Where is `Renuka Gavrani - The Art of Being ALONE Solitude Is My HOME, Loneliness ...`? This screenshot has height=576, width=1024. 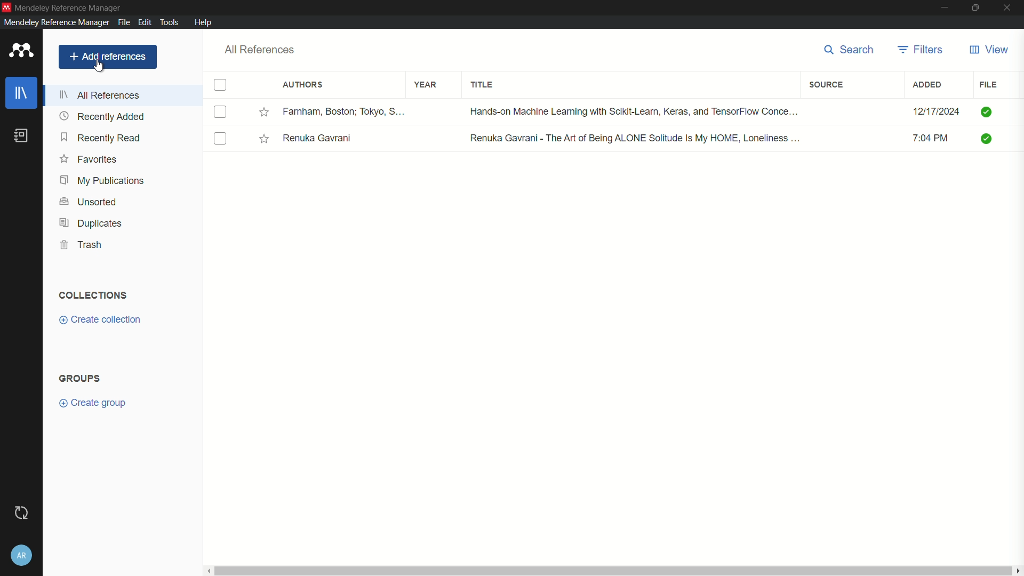
Renuka Gavrani - The Art of Being ALONE Solitude Is My HOME, Loneliness ... is located at coordinates (635, 138).